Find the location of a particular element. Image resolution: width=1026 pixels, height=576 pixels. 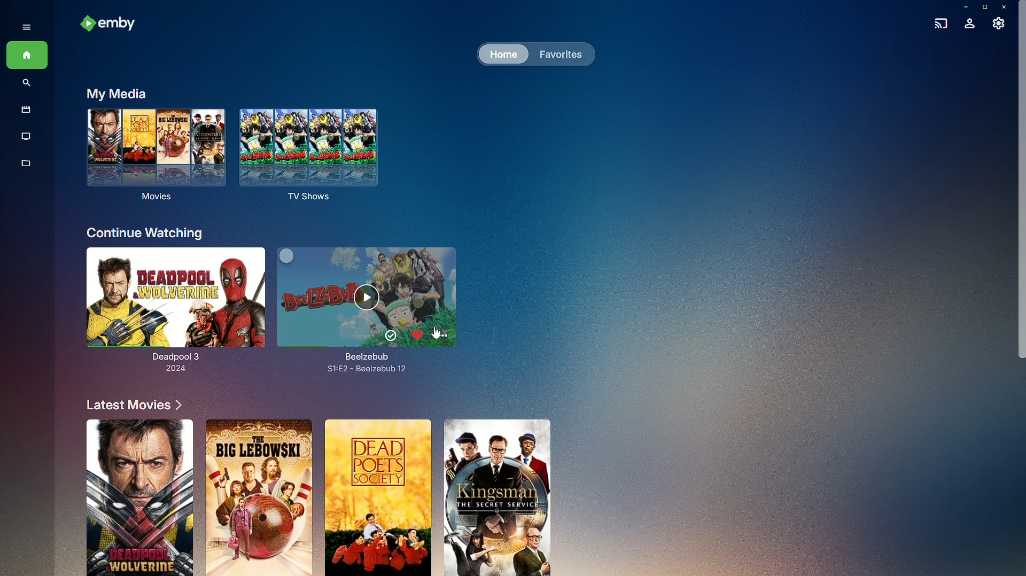

Home is located at coordinates (27, 56).